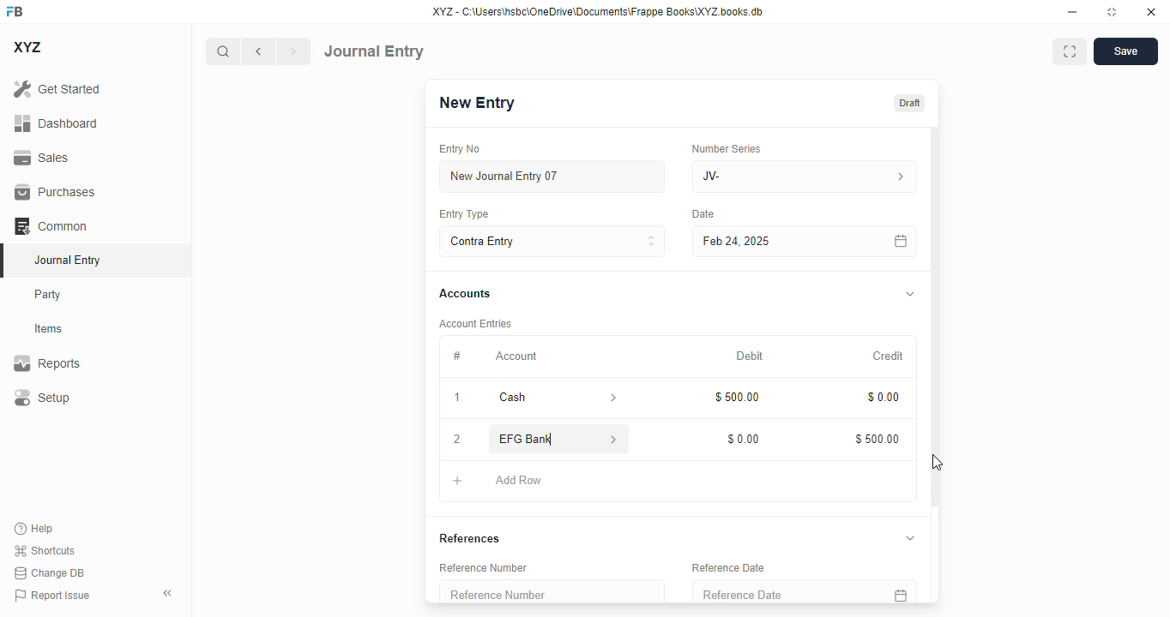 The image size is (1170, 617). Describe the element at coordinates (519, 481) in the screenshot. I see `add row` at that location.